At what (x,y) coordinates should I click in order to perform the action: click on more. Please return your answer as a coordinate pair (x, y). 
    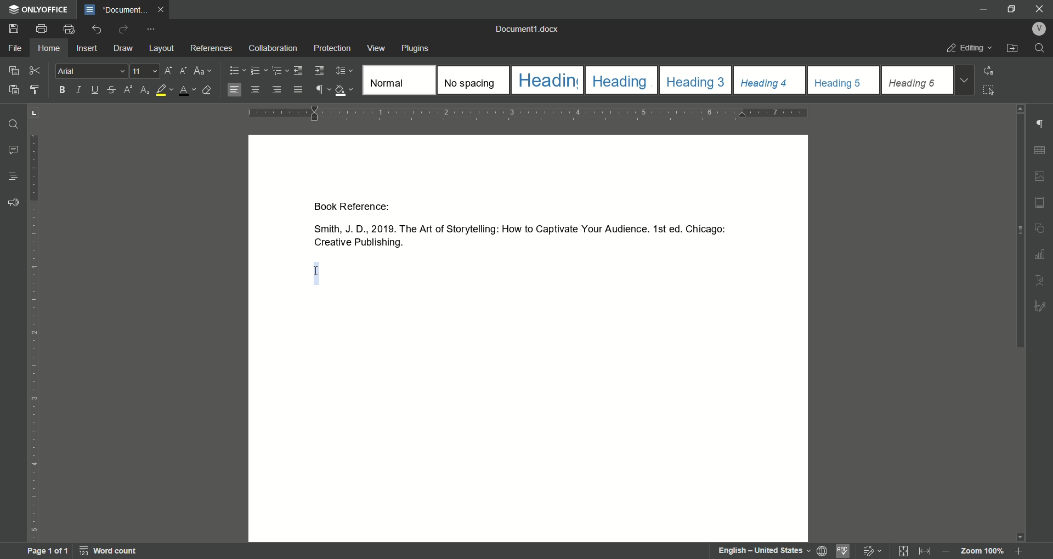
    Looking at the image, I should click on (151, 30).